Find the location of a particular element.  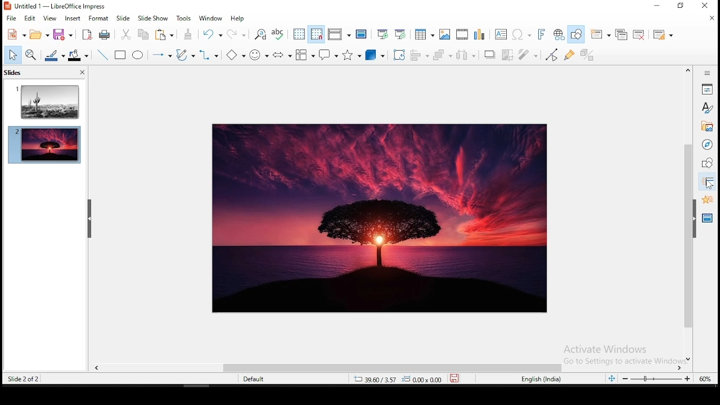

acrobat as pdf is located at coordinates (86, 34).